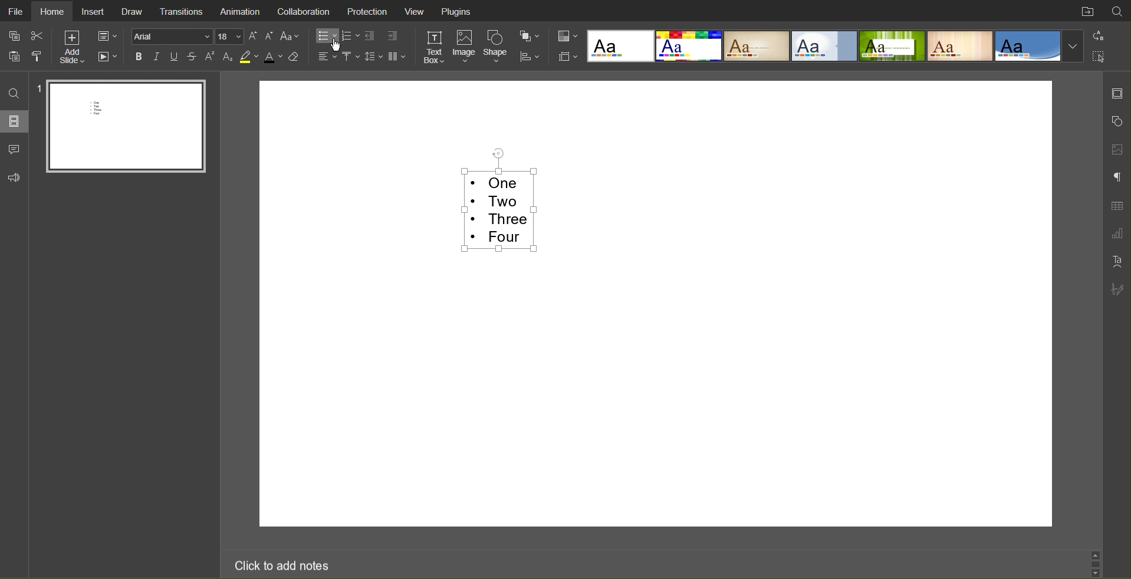  Describe the element at coordinates (107, 58) in the screenshot. I see `Playback Settings` at that location.